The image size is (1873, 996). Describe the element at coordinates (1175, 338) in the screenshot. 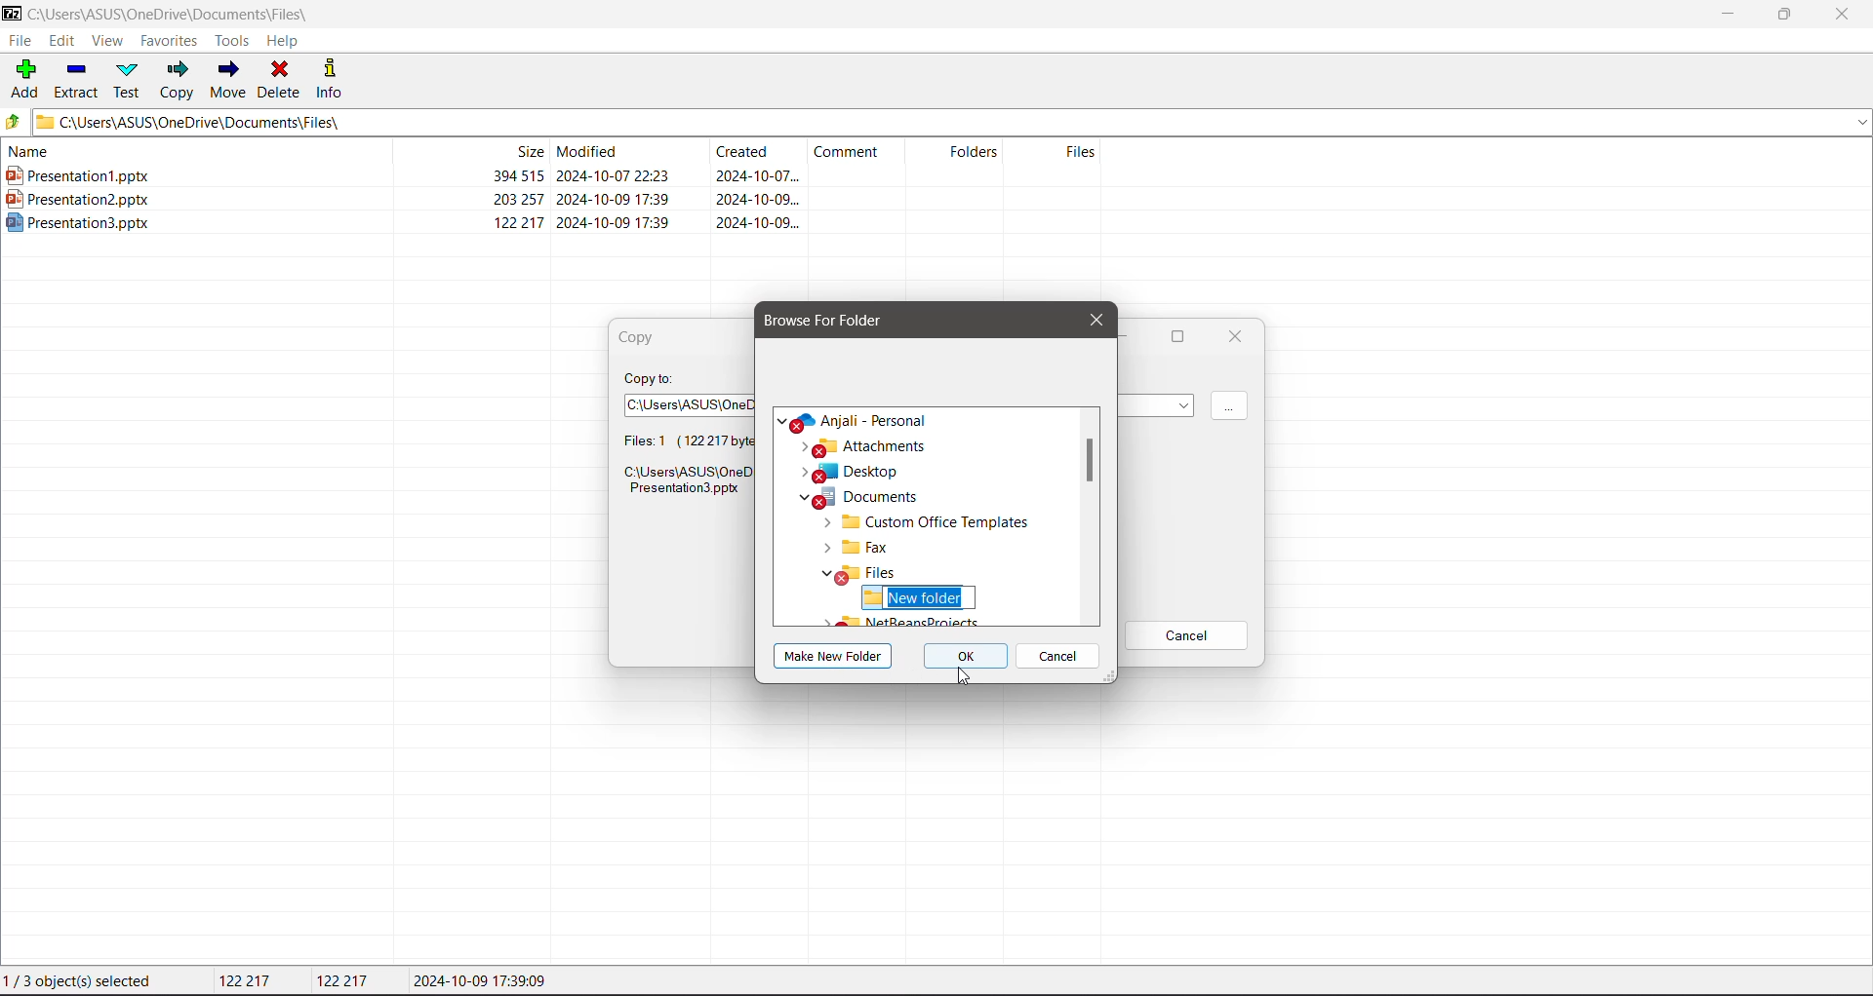

I see `Maximize` at that location.